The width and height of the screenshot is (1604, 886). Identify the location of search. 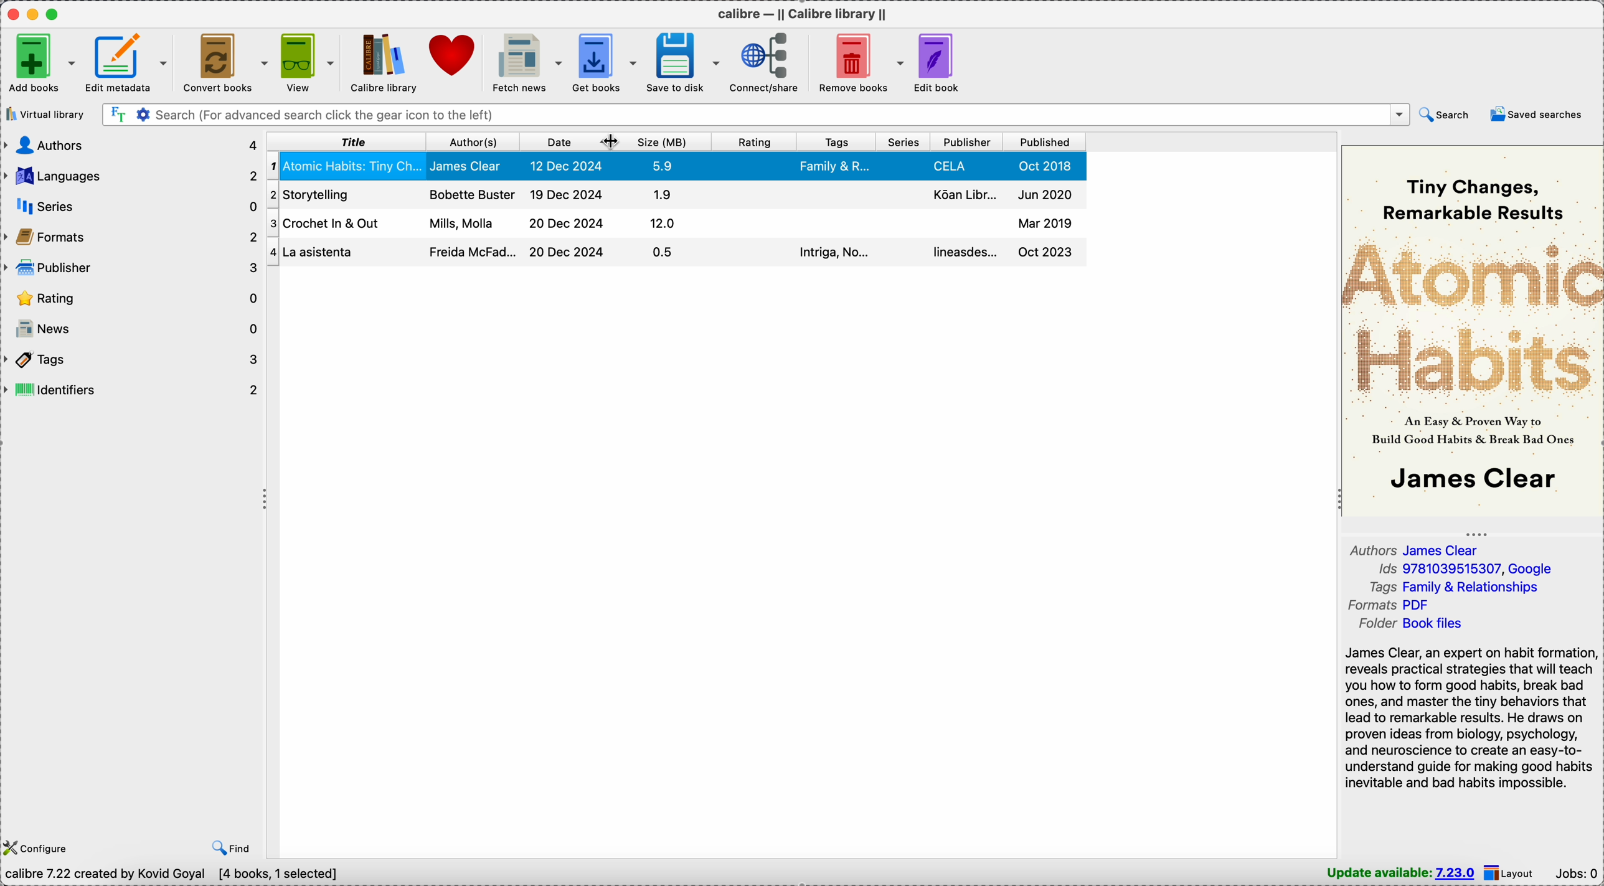
(1443, 116).